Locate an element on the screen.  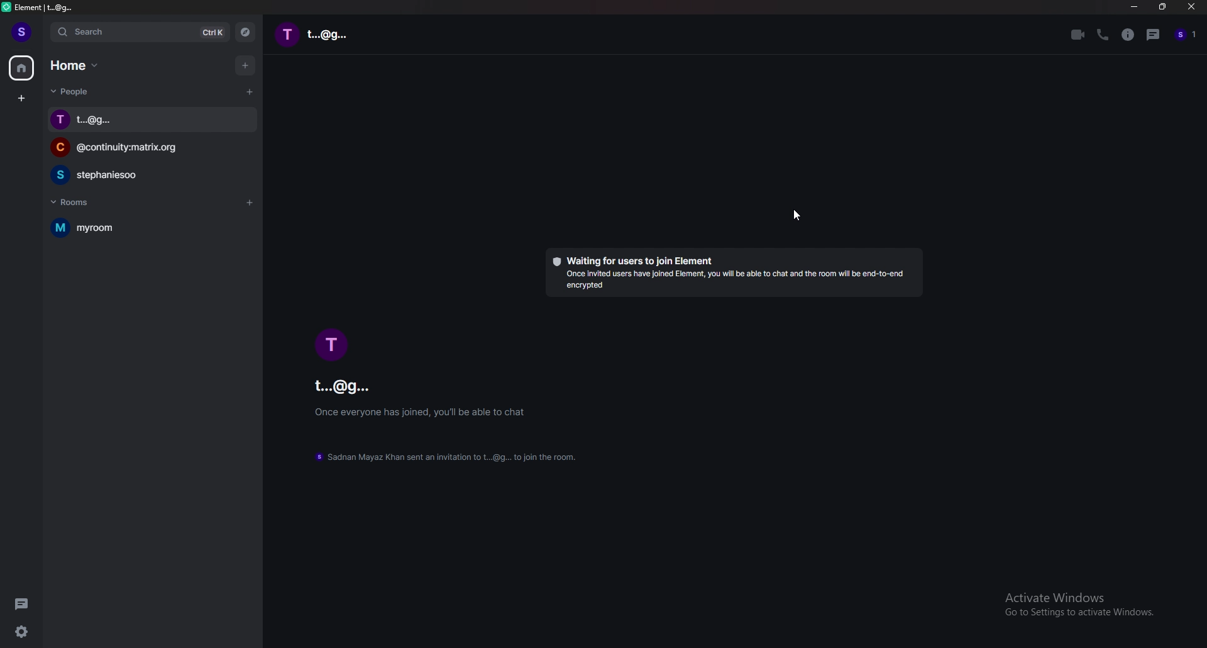
home is located at coordinates (22, 67).